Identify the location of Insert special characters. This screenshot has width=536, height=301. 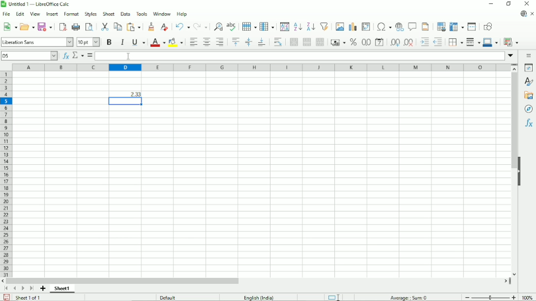
(384, 26).